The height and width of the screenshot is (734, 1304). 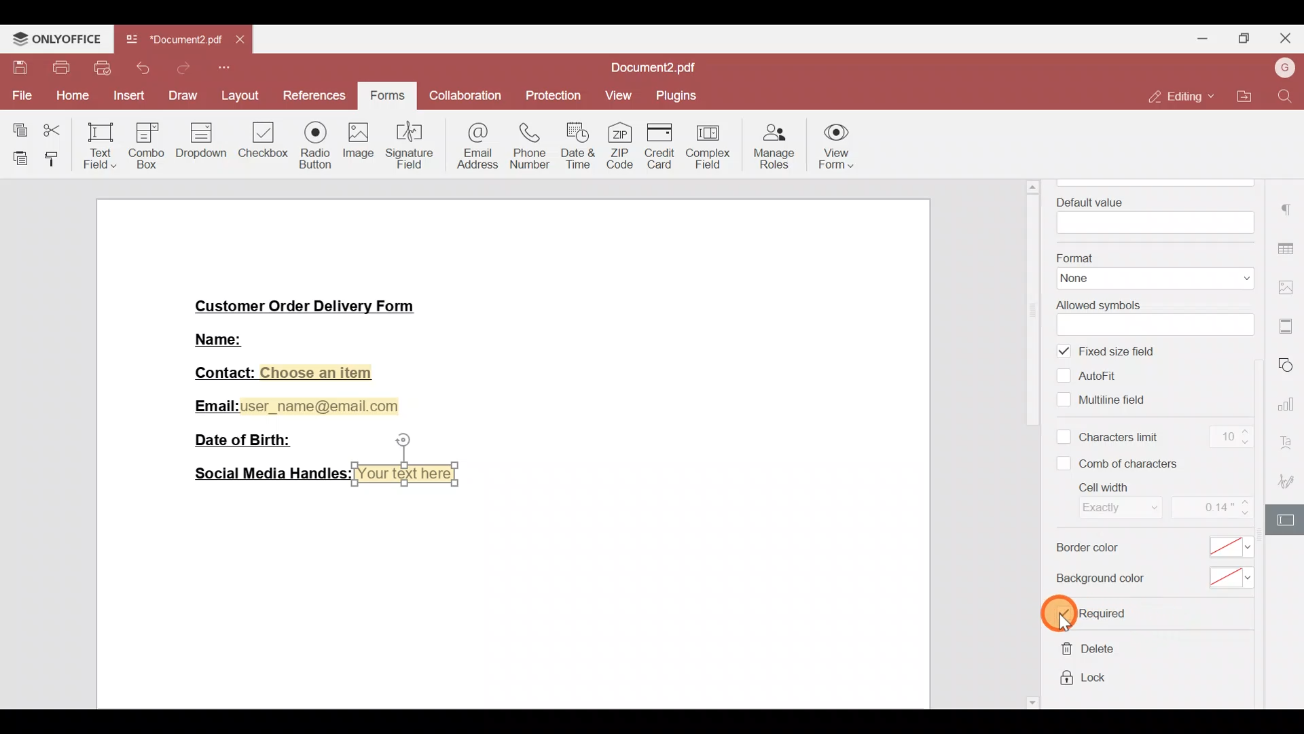 I want to click on Maximize, so click(x=1249, y=37).